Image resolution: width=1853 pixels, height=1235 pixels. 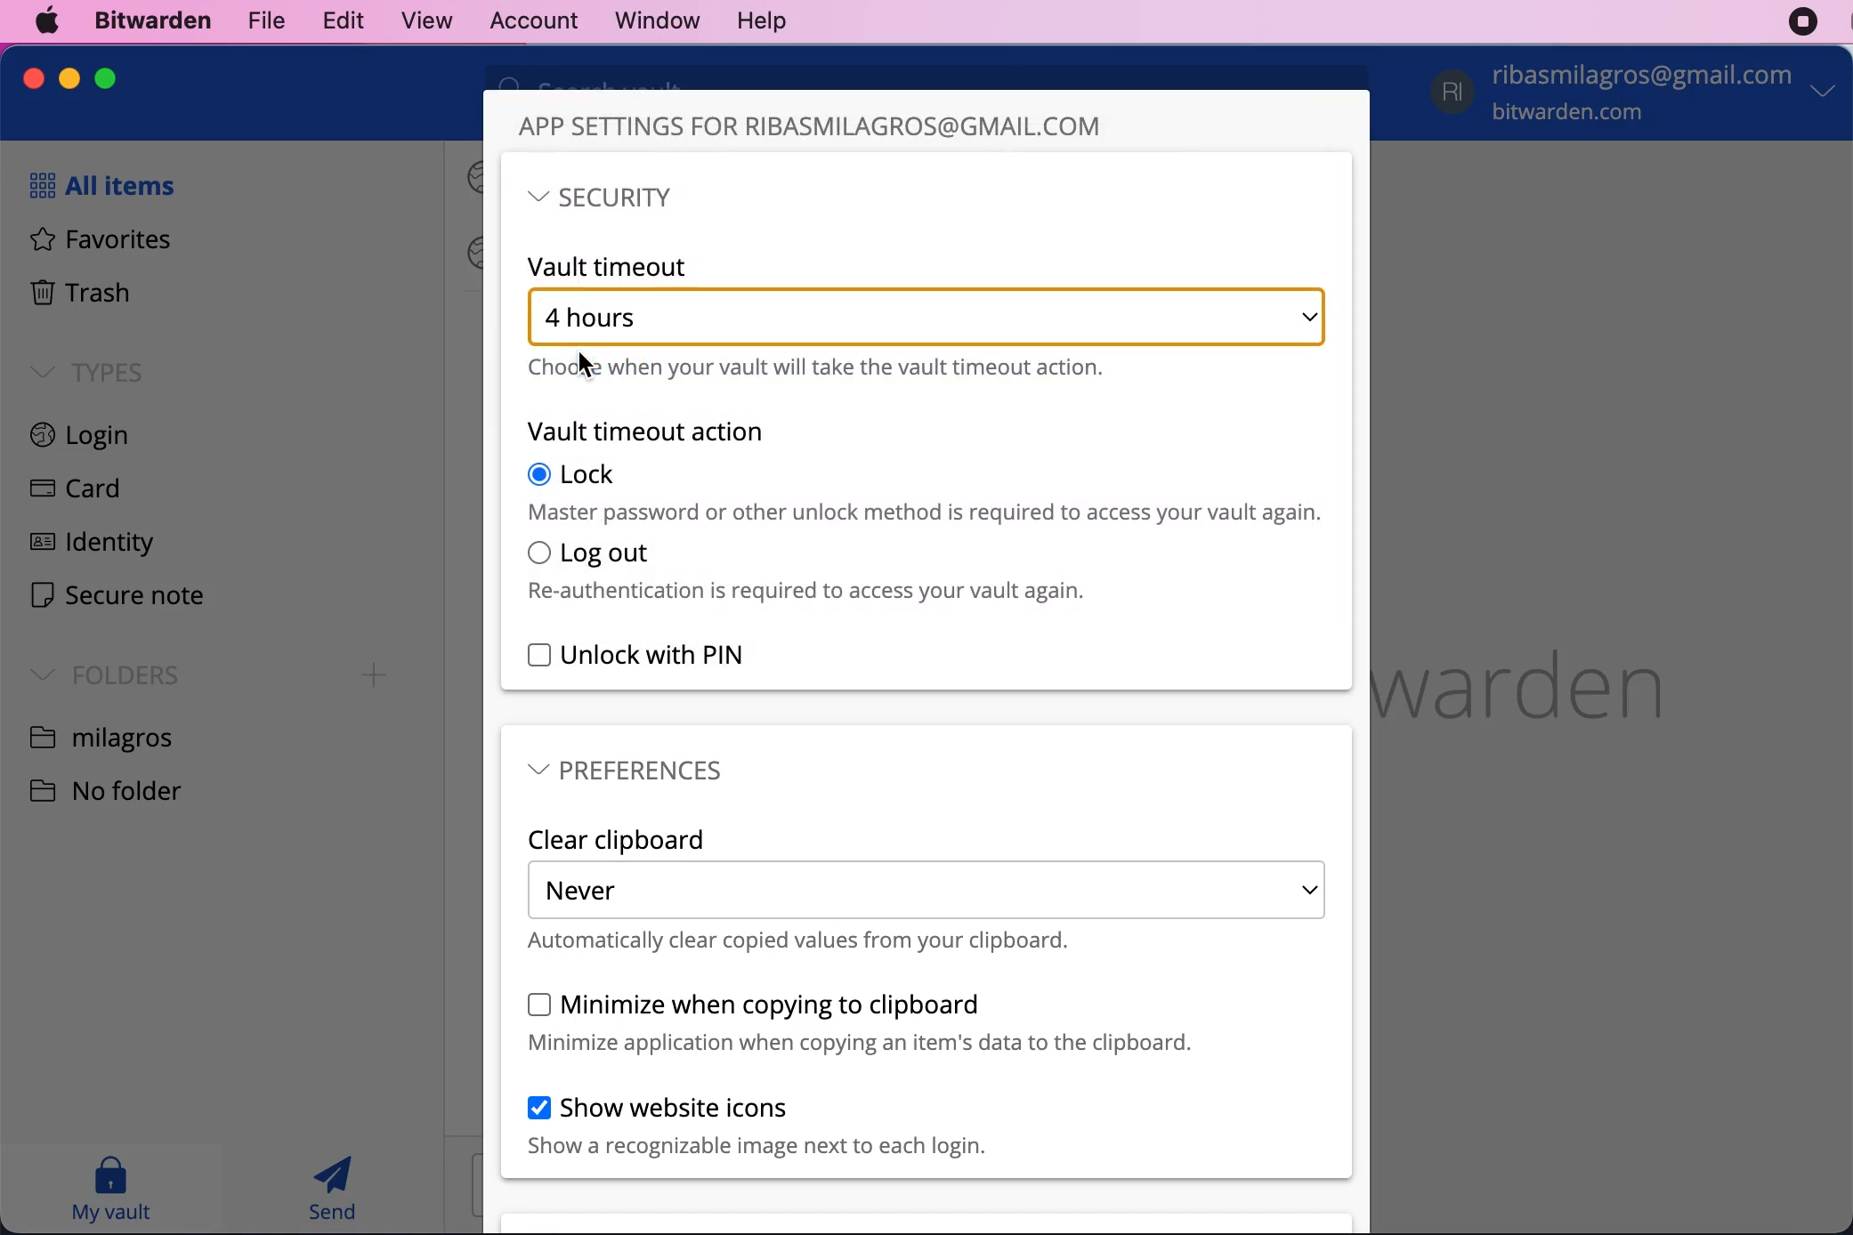 I want to click on close, so click(x=35, y=78).